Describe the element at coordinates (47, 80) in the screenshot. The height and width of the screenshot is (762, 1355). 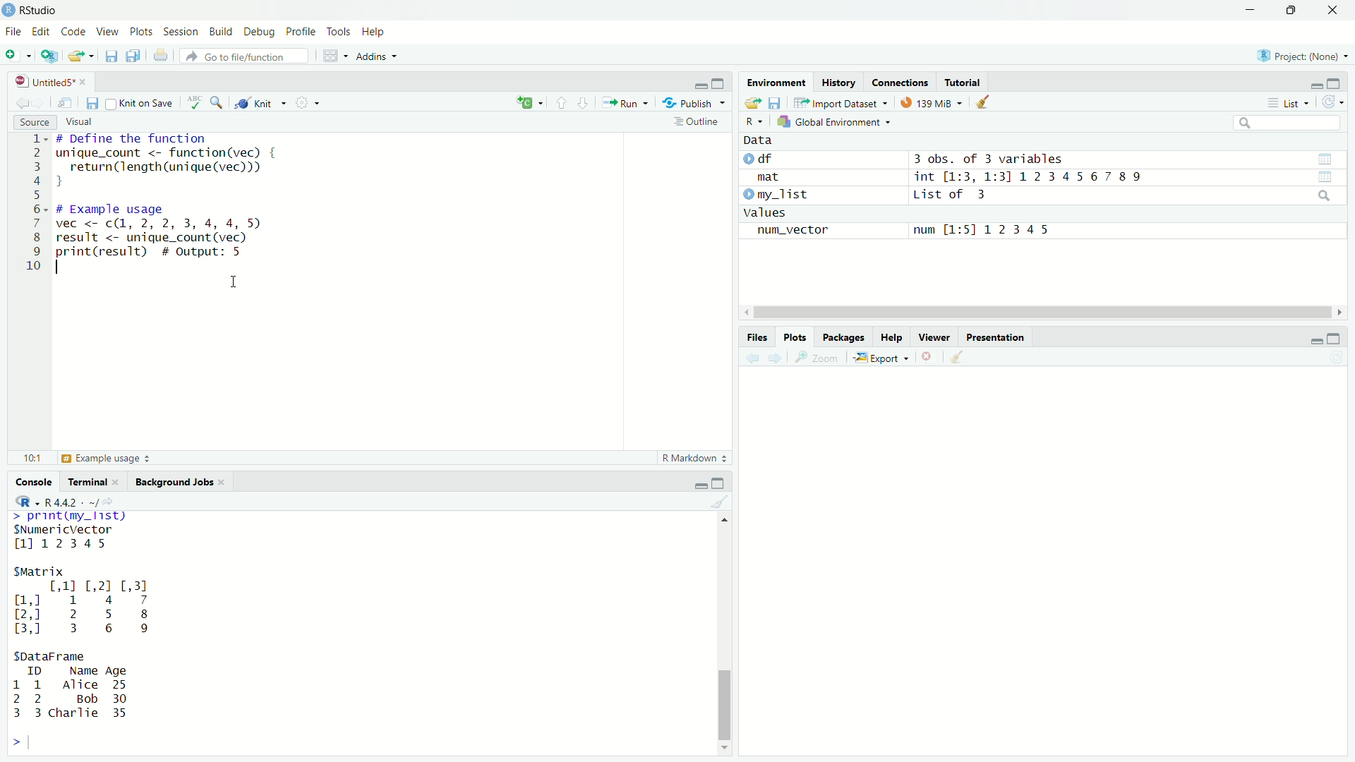
I see `untitled5` at that location.